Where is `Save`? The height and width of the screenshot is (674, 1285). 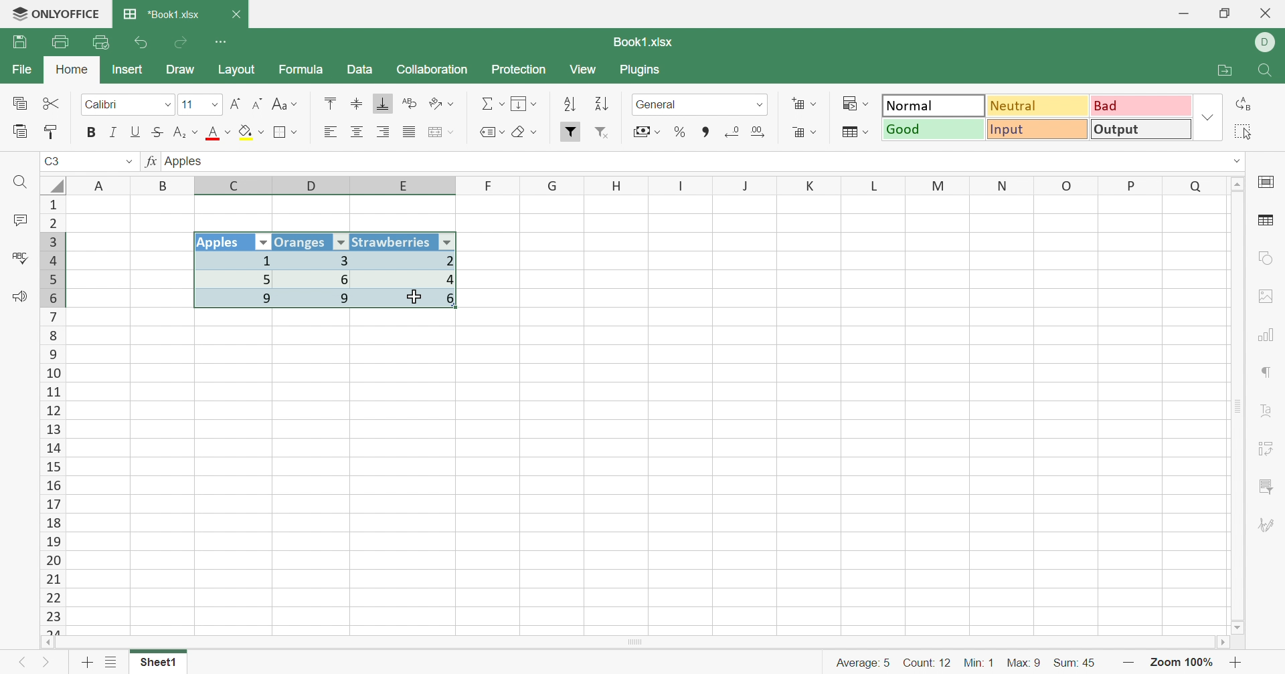 Save is located at coordinates (22, 42).